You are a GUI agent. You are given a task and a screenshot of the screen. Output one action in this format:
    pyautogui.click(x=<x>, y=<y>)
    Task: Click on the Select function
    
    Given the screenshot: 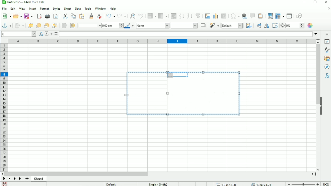 What is the action you would take?
    pyautogui.click(x=48, y=34)
    